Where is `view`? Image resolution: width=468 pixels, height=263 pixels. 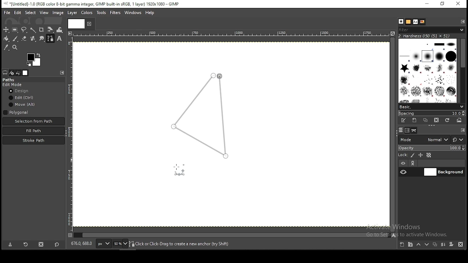
view is located at coordinates (44, 12).